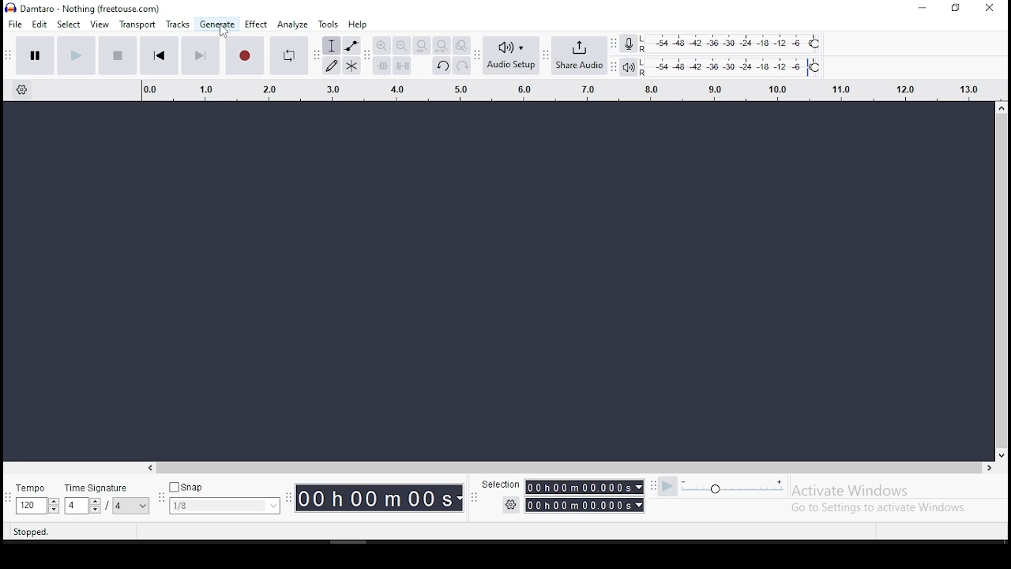  What do you see at coordinates (369, 58) in the screenshot?
I see `open menu` at bounding box center [369, 58].